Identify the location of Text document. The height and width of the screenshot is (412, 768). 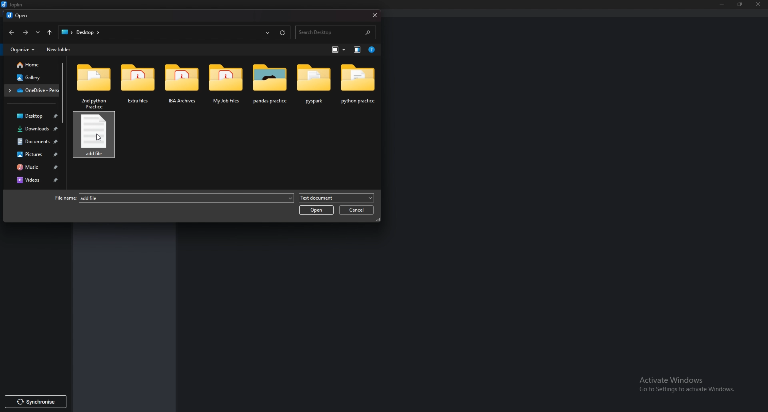
(334, 198).